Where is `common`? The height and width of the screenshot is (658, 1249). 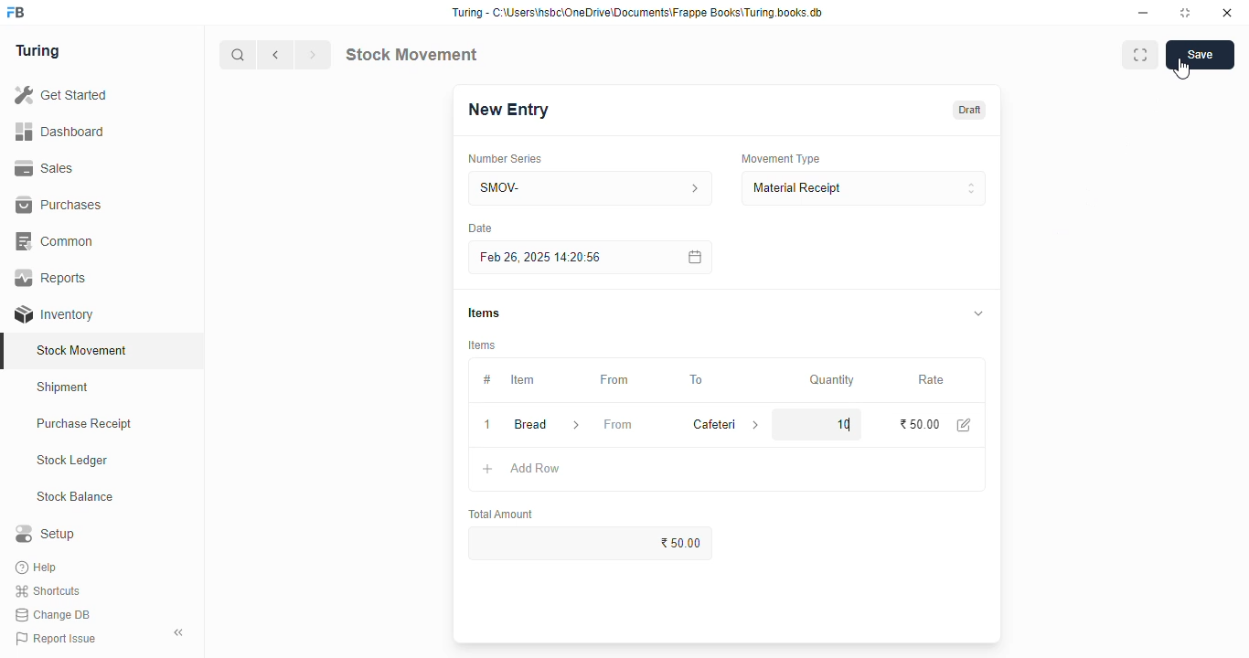 common is located at coordinates (57, 241).